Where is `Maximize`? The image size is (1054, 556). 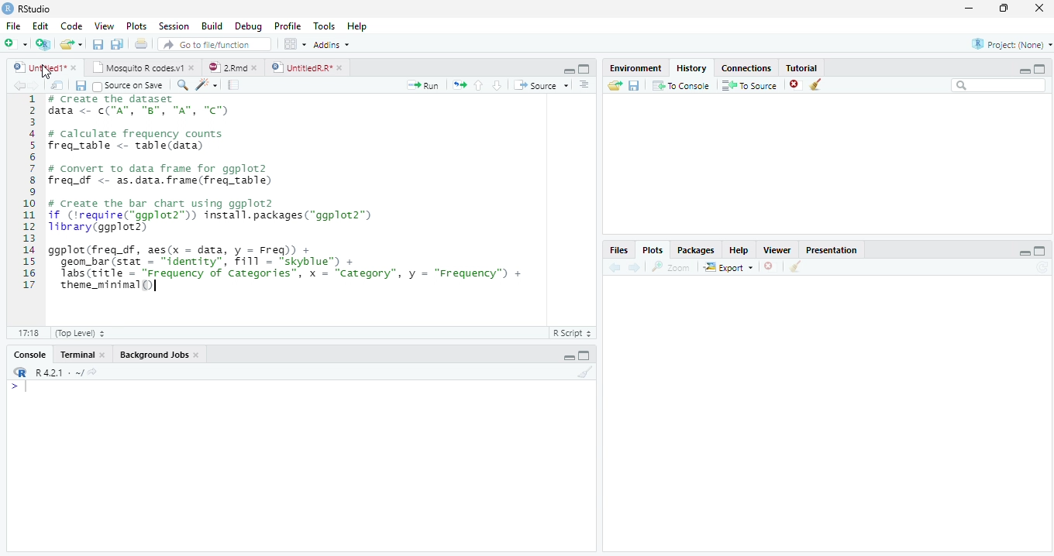 Maximize is located at coordinates (1041, 68).